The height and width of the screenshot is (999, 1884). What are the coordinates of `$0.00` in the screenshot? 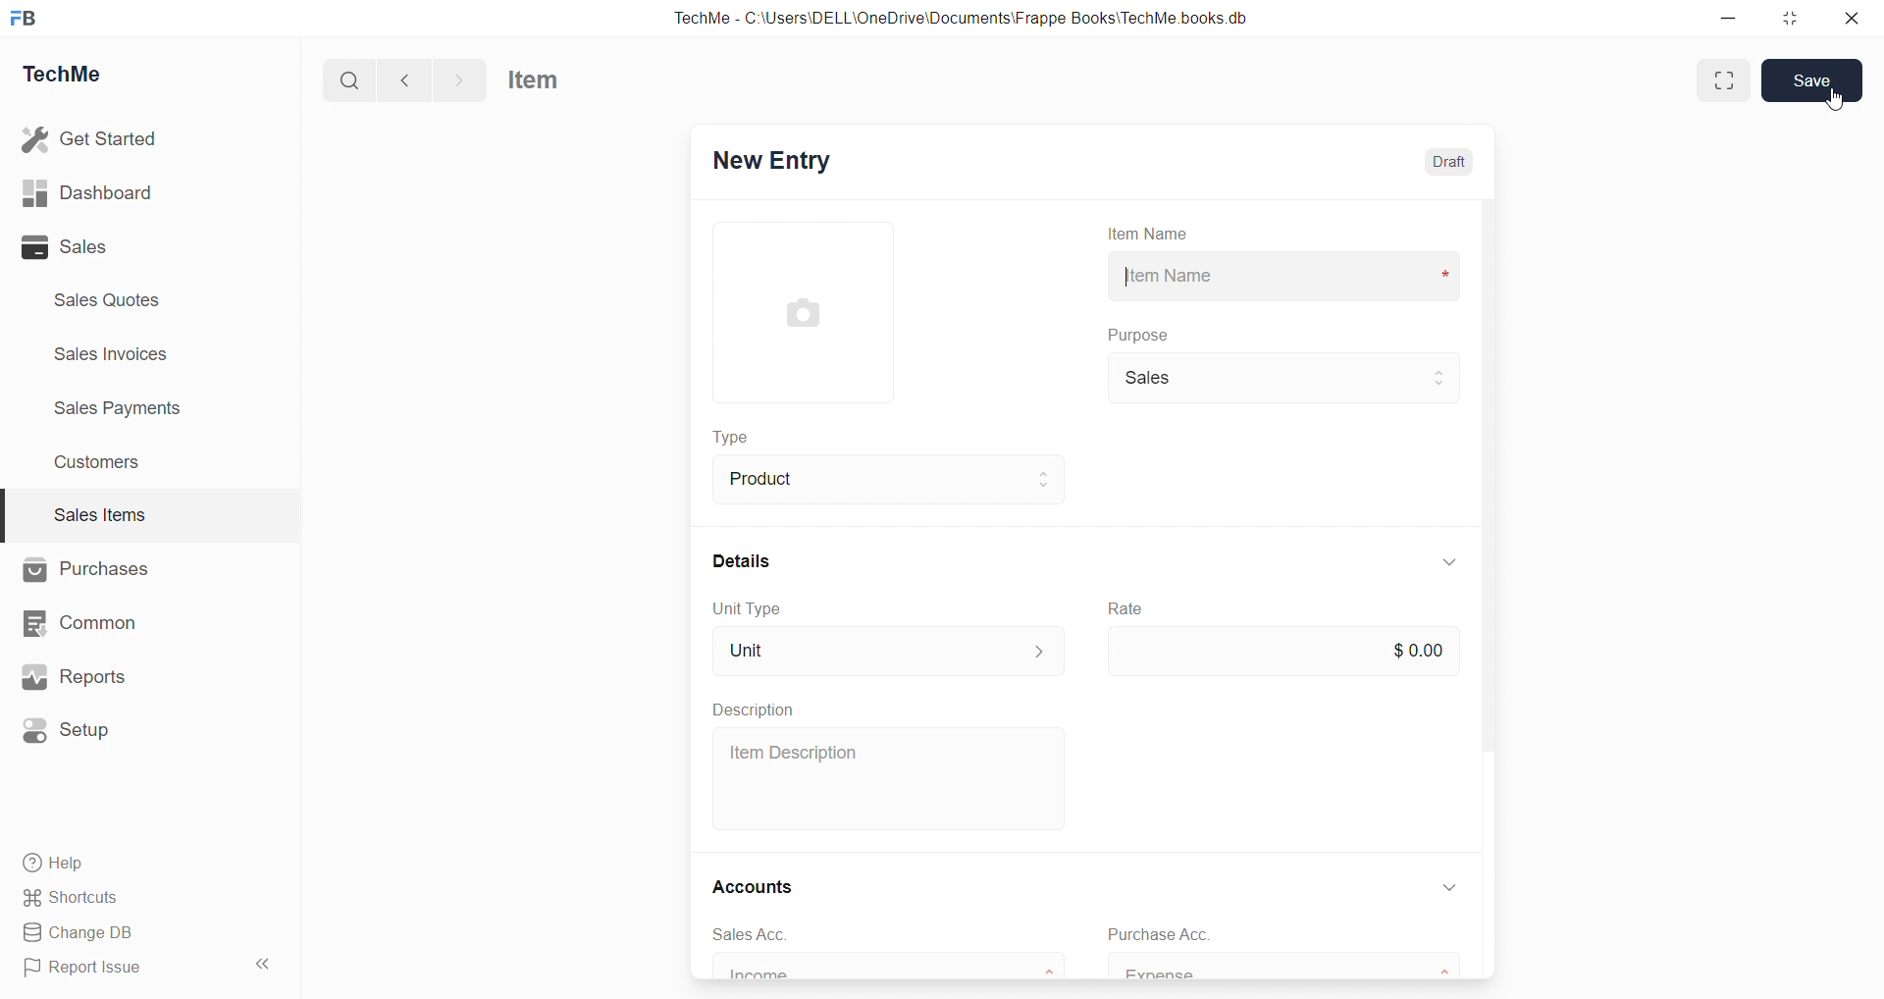 It's located at (1282, 653).